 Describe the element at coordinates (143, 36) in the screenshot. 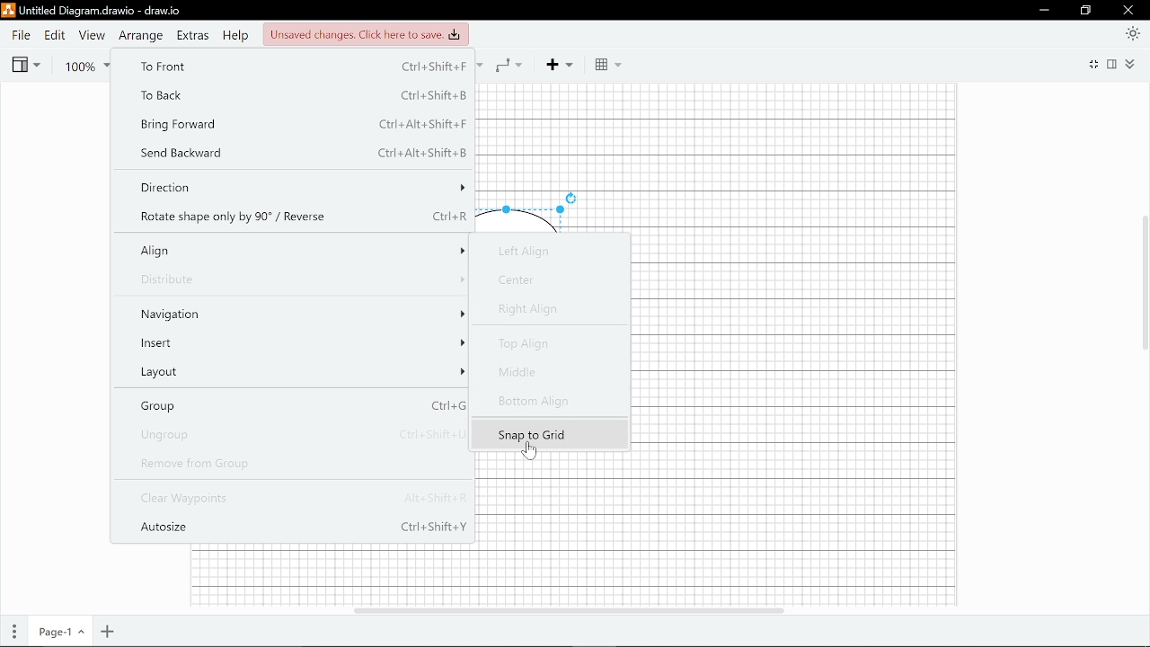

I see `Arrange` at that location.